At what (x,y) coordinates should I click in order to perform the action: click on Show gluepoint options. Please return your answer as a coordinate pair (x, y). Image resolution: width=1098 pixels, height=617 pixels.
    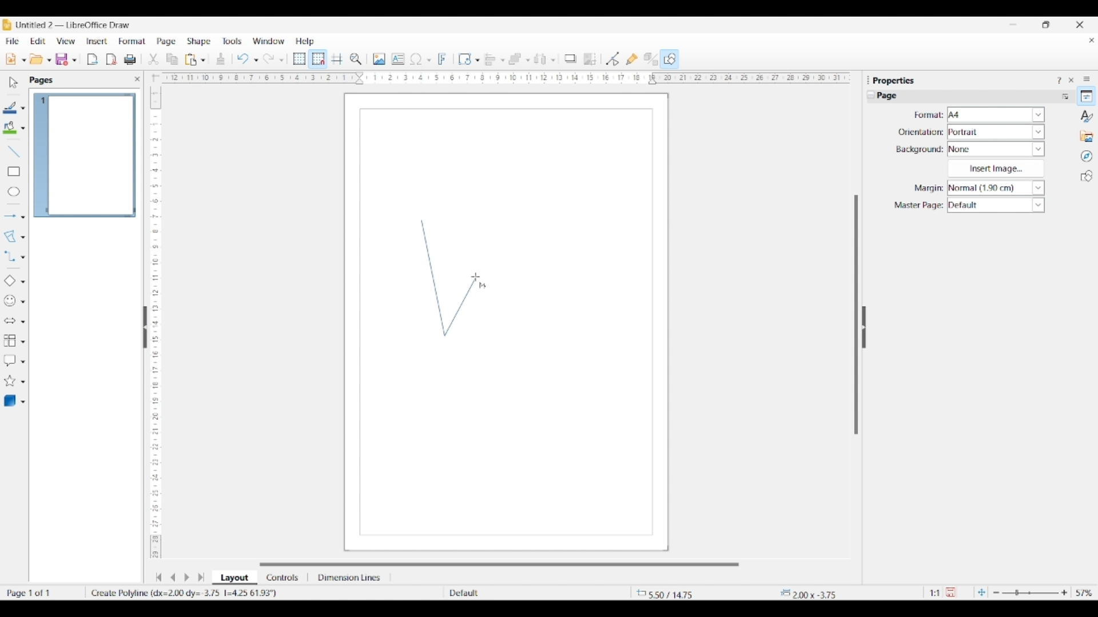
    Looking at the image, I should click on (631, 59).